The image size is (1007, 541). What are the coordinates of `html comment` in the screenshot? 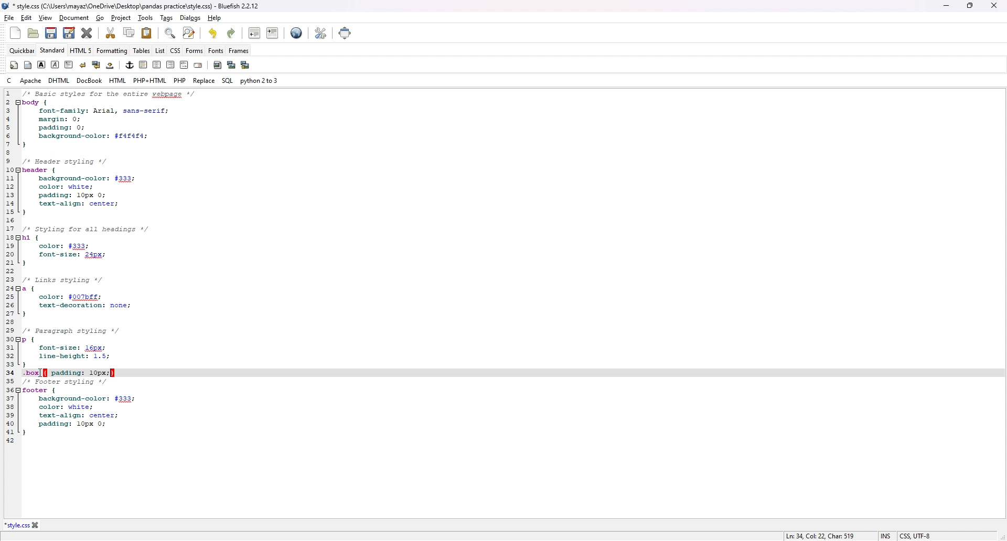 It's located at (184, 65).